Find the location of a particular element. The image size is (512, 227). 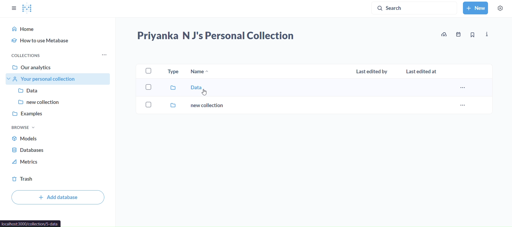

models is located at coordinates (55, 137).